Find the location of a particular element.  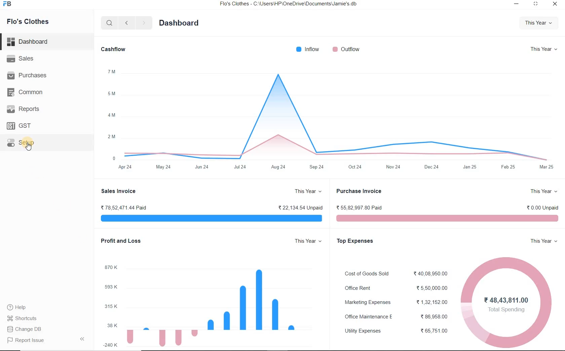

Sales Invoice is located at coordinates (211, 219).